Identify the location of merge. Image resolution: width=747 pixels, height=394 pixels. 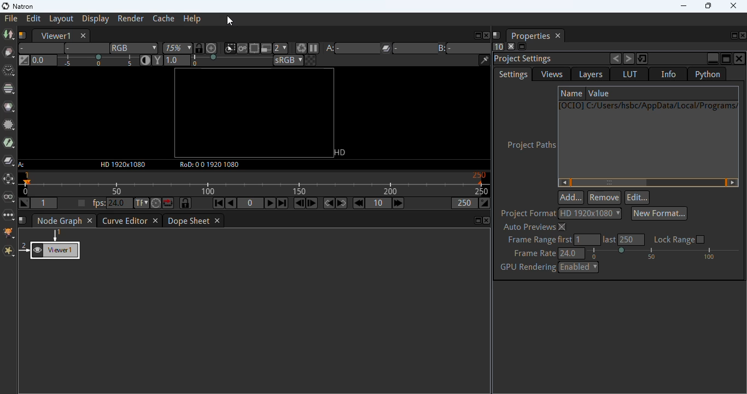
(8, 160).